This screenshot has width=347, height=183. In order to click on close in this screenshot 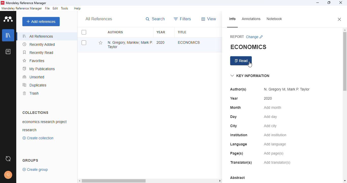, I will do `click(340, 19)`.